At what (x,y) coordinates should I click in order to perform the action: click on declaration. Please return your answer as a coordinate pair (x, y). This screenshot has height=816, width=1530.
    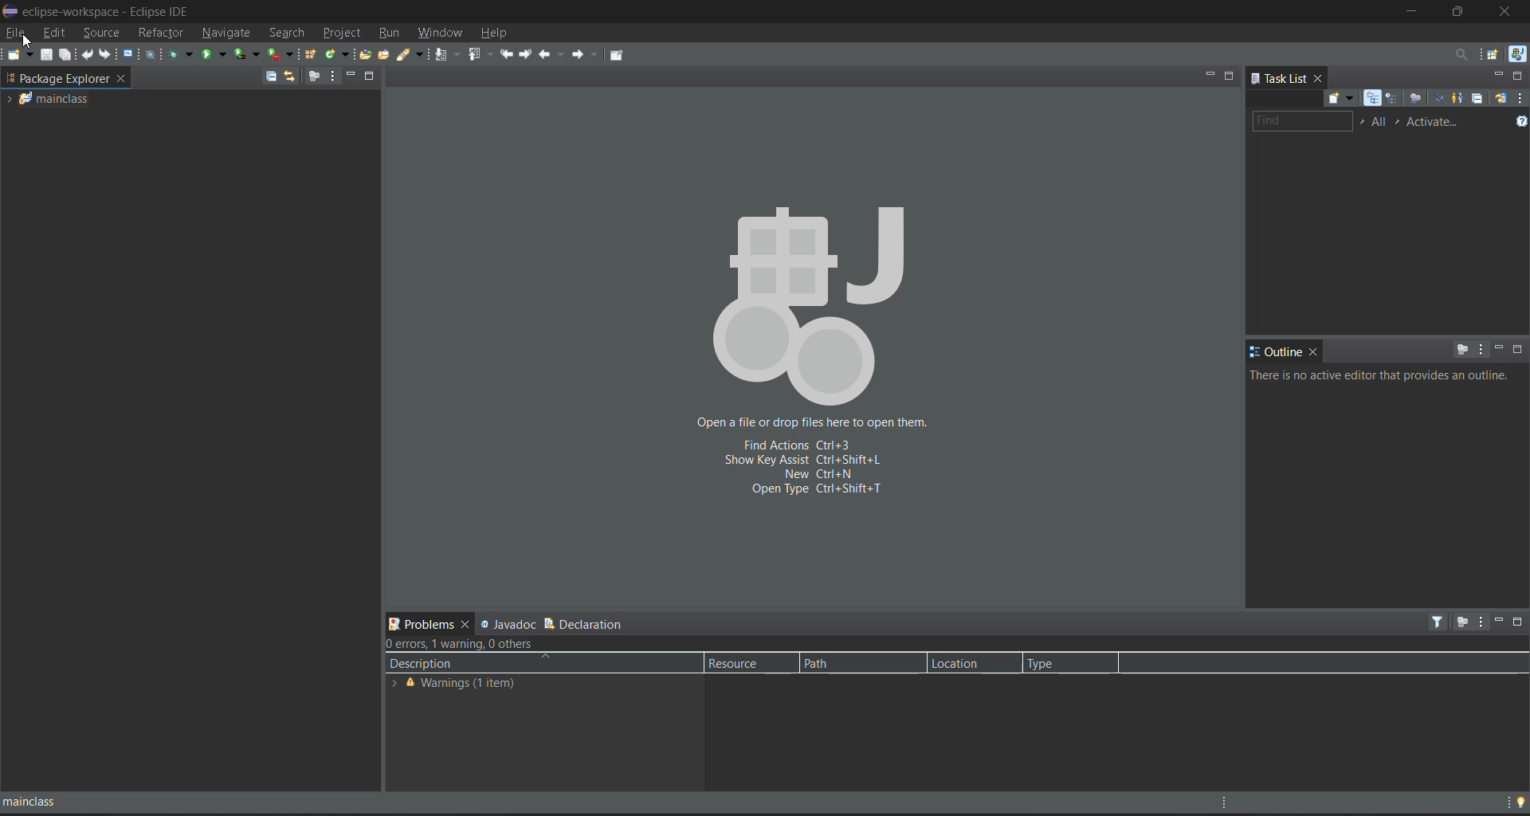
    Looking at the image, I should click on (590, 626).